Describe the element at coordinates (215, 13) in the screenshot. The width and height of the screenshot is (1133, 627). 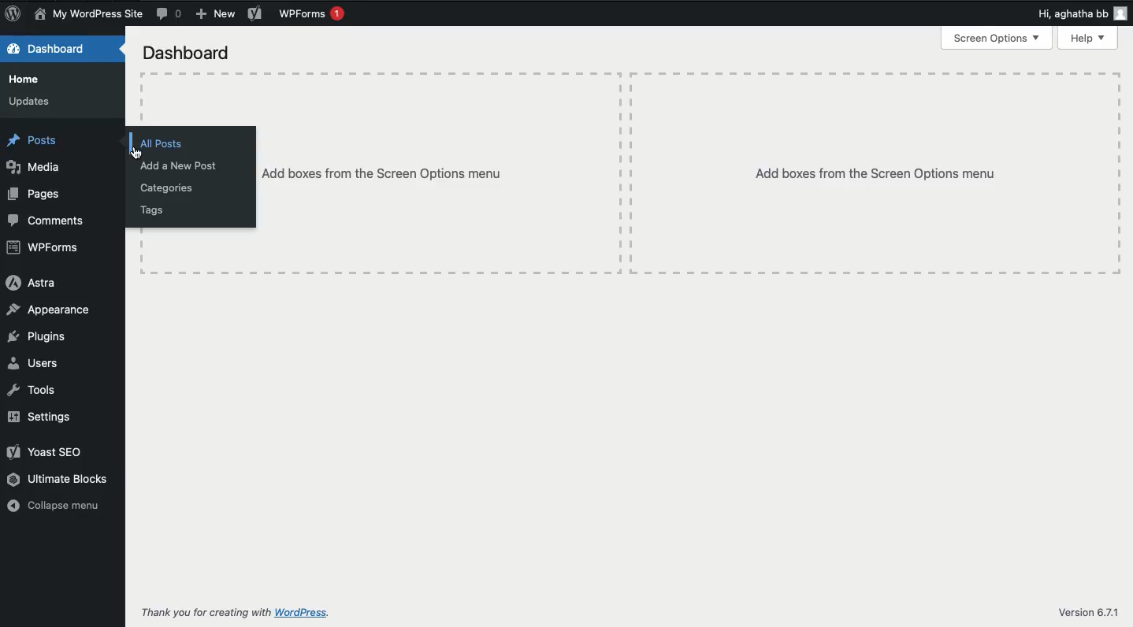
I see `New` at that location.